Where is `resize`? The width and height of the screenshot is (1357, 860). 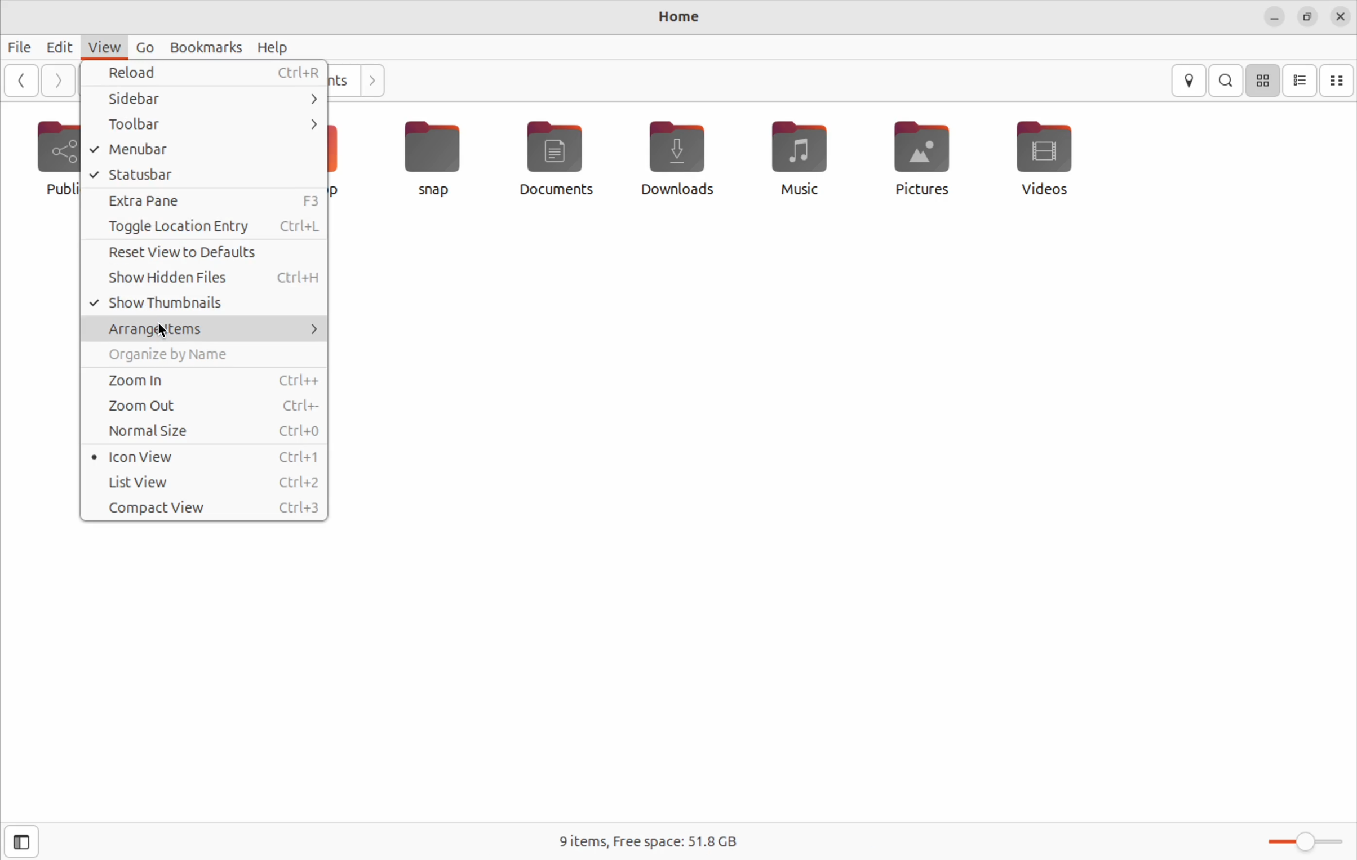
resize is located at coordinates (1309, 17).